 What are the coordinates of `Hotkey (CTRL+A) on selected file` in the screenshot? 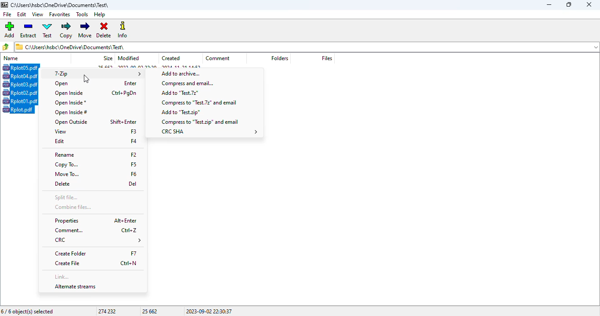 It's located at (21, 68).